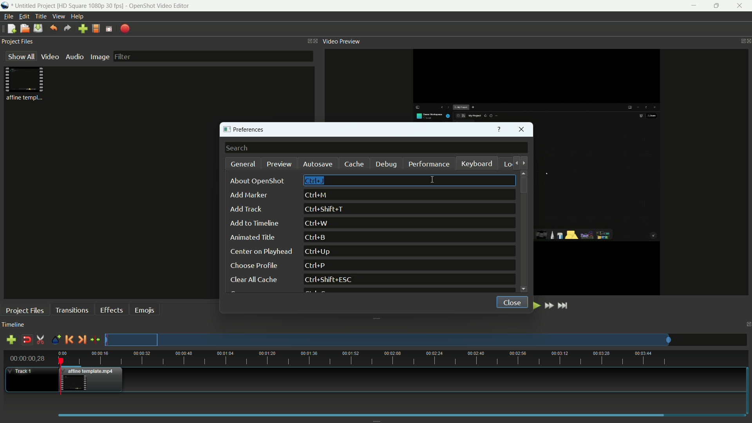 The height and width of the screenshot is (423, 752). Describe the element at coordinates (499, 130) in the screenshot. I see `get help` at that location.